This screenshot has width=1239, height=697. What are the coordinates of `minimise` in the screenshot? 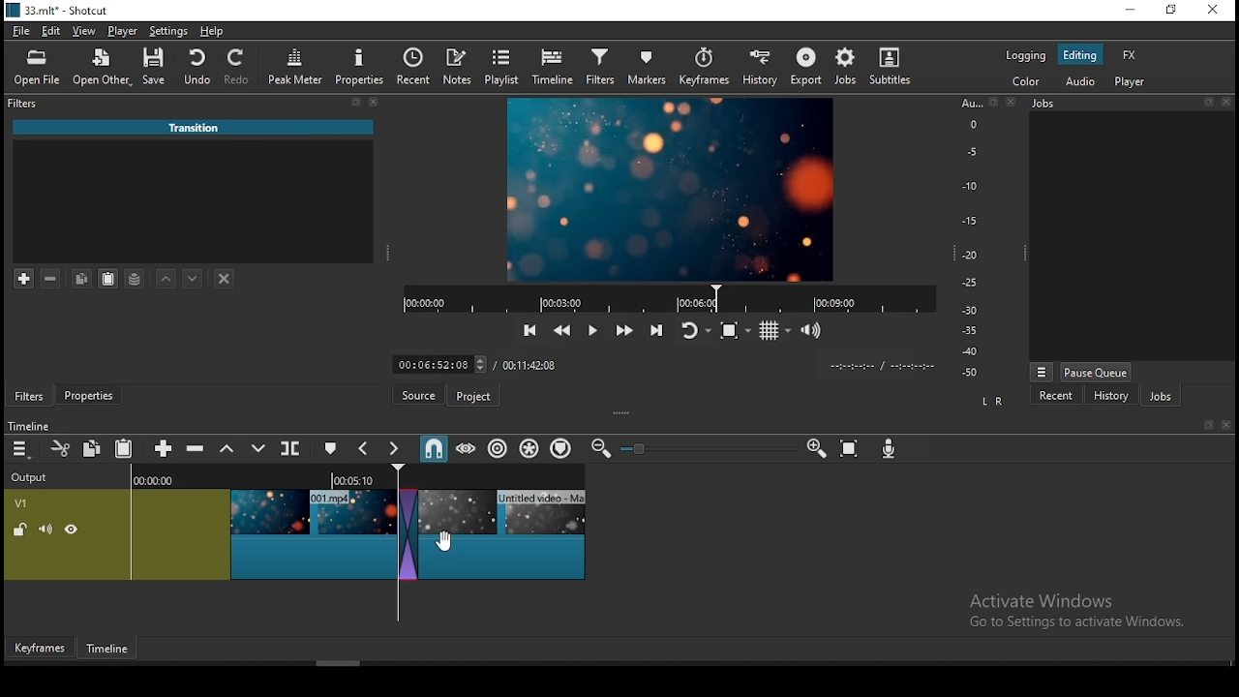 It's located at (1135, 11).